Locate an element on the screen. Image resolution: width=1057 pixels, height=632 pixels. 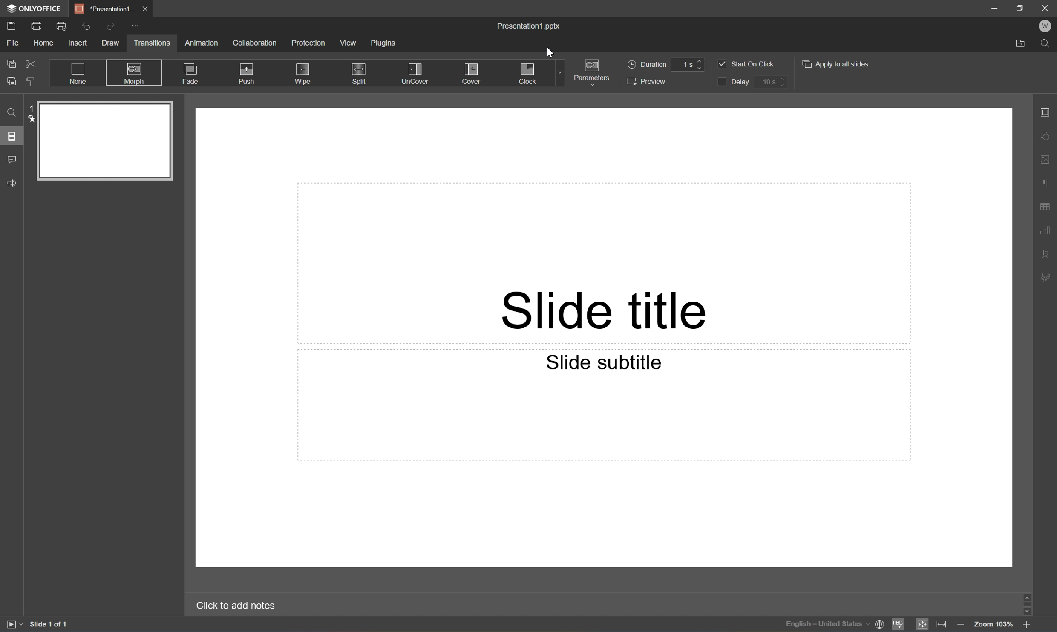
1 is located at coordinates (27, 107).